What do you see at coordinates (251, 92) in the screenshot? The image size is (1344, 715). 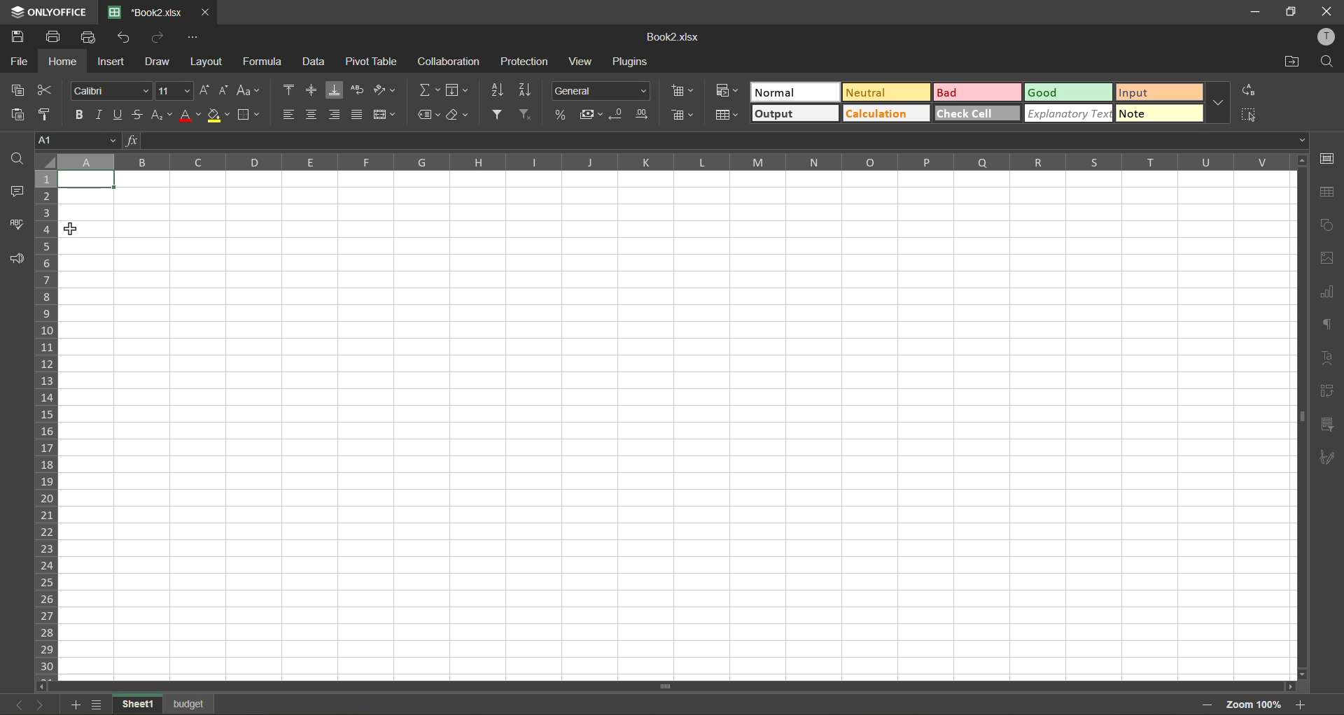 I see `change case` at bounding box center [251, 92].